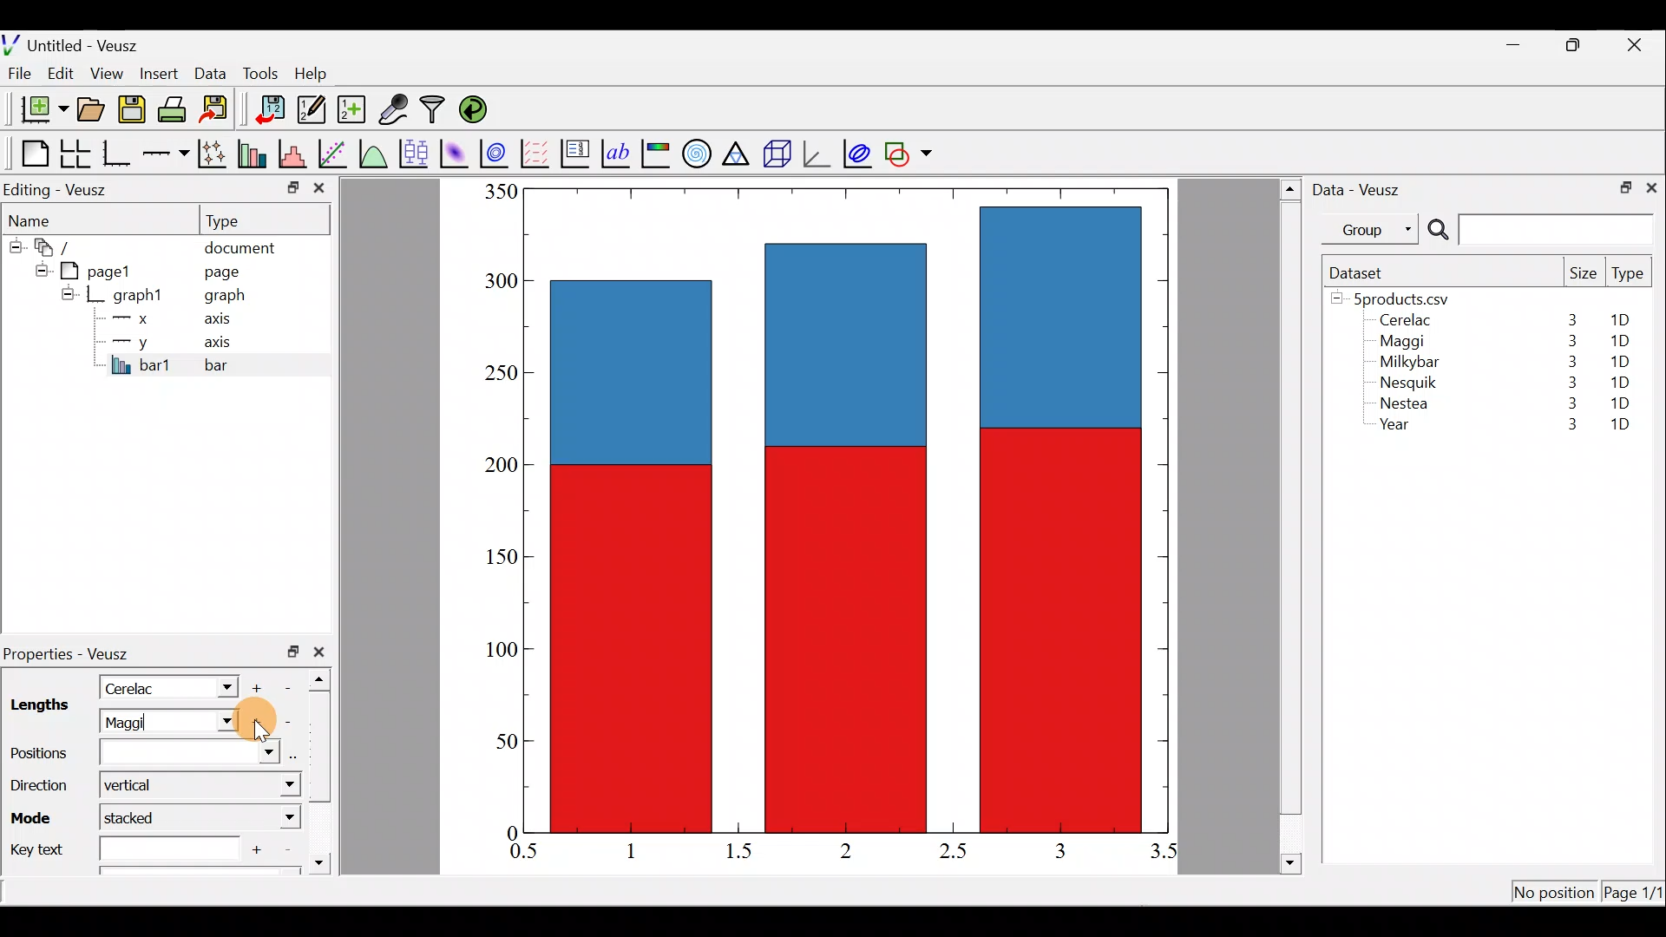 The image size is (1666, 937). What do you see at coordinates (298, 756) in the screenshot?
I see `select using dataset browser` at bounding box center [298, 756].